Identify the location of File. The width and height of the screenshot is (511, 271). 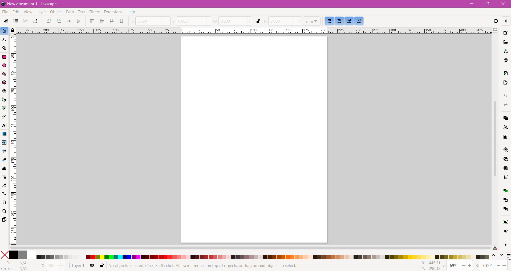
(5, 12).